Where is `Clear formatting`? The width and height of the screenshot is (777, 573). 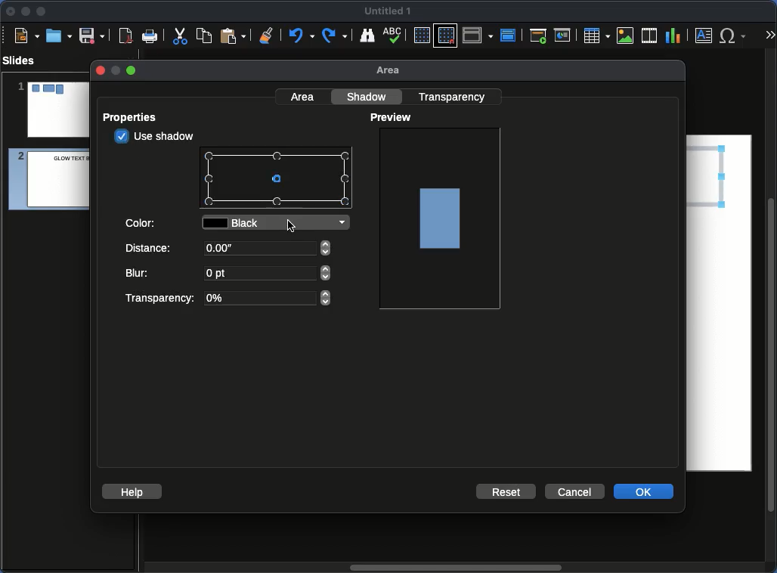
Clear formatting is located at coordinates (267, 34).